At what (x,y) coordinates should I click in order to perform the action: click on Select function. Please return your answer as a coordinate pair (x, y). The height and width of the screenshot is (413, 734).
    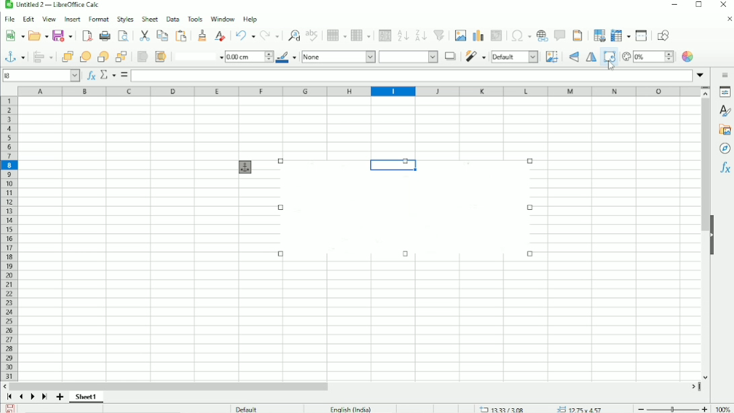
    Looking at the image, I should click on (107, 75).